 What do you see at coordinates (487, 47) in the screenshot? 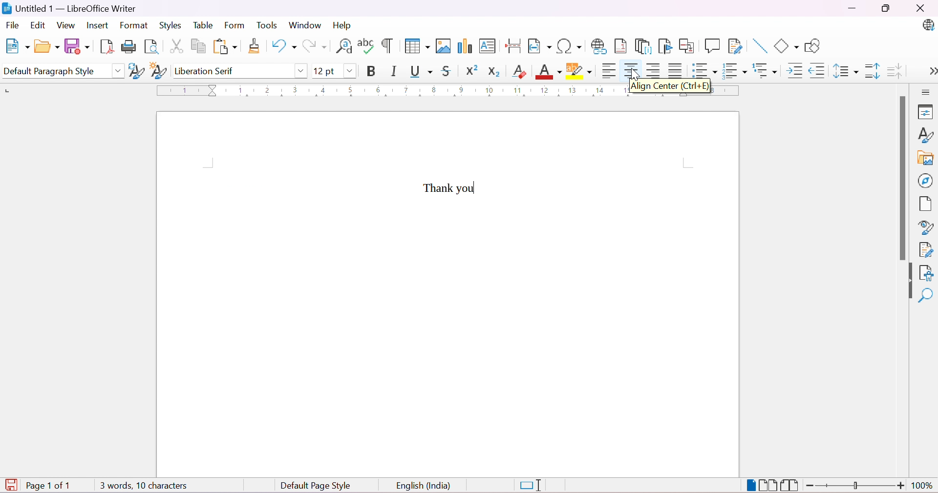
I see `Insert Text Box` at bounding box center [487, 47].